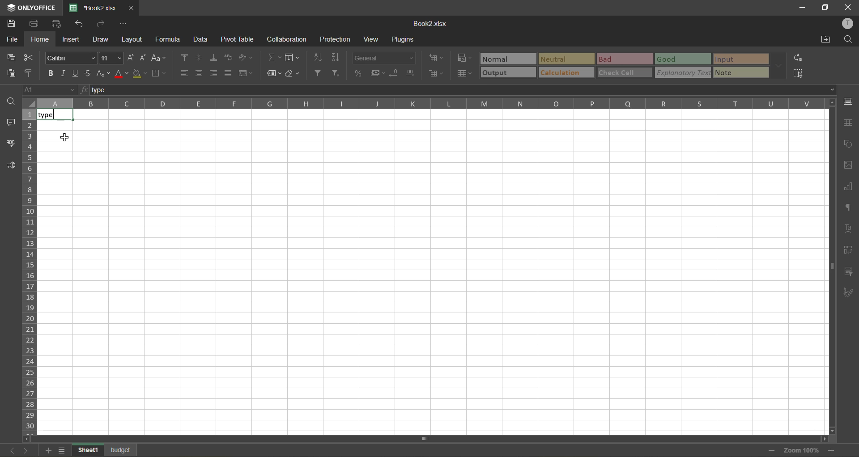 Image resolution: width=859 pixels, height=457 pixels. I want to click on number format, so click(383, 59).